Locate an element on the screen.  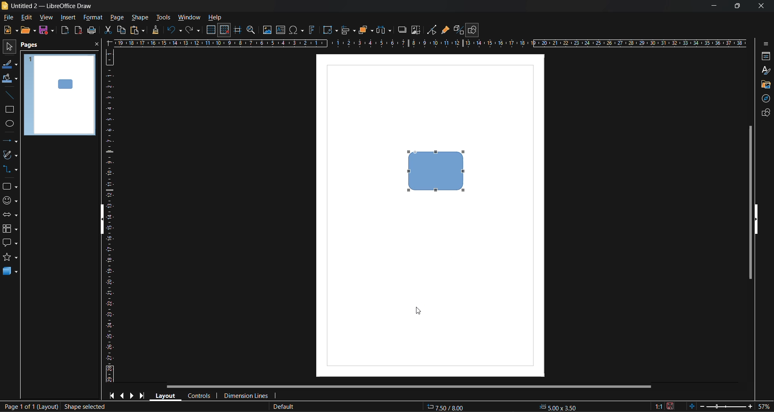
toggle extrusion is located at coordinates (458, 30).